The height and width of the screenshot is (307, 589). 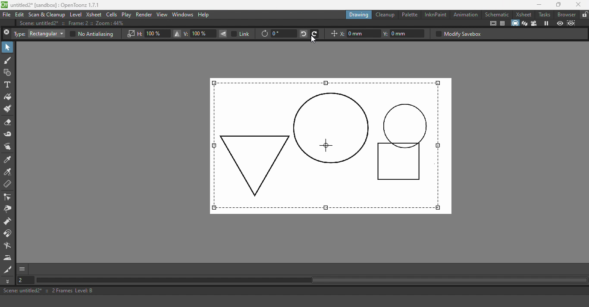 I want to click on Freeze, so click(x=547, y=23).